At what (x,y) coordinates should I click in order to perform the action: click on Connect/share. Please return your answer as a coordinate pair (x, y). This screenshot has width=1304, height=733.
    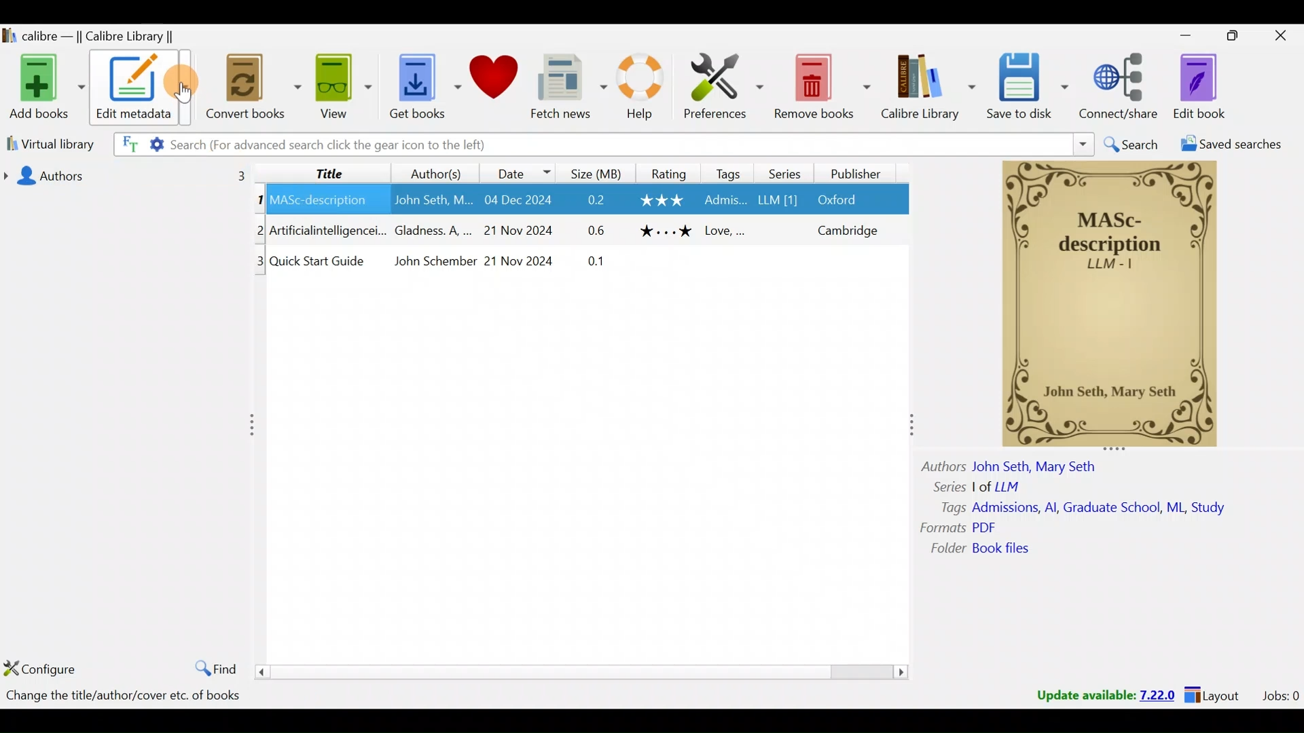
    Looking at the image, I should click on (1120, 87).